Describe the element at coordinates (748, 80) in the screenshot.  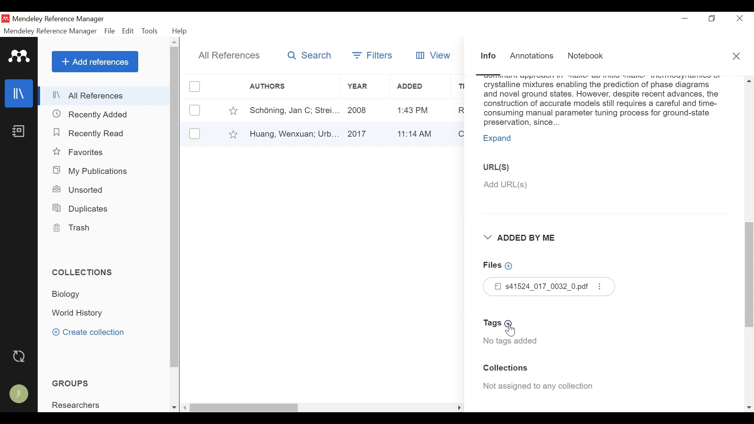
I see `Scroll up` at that location.